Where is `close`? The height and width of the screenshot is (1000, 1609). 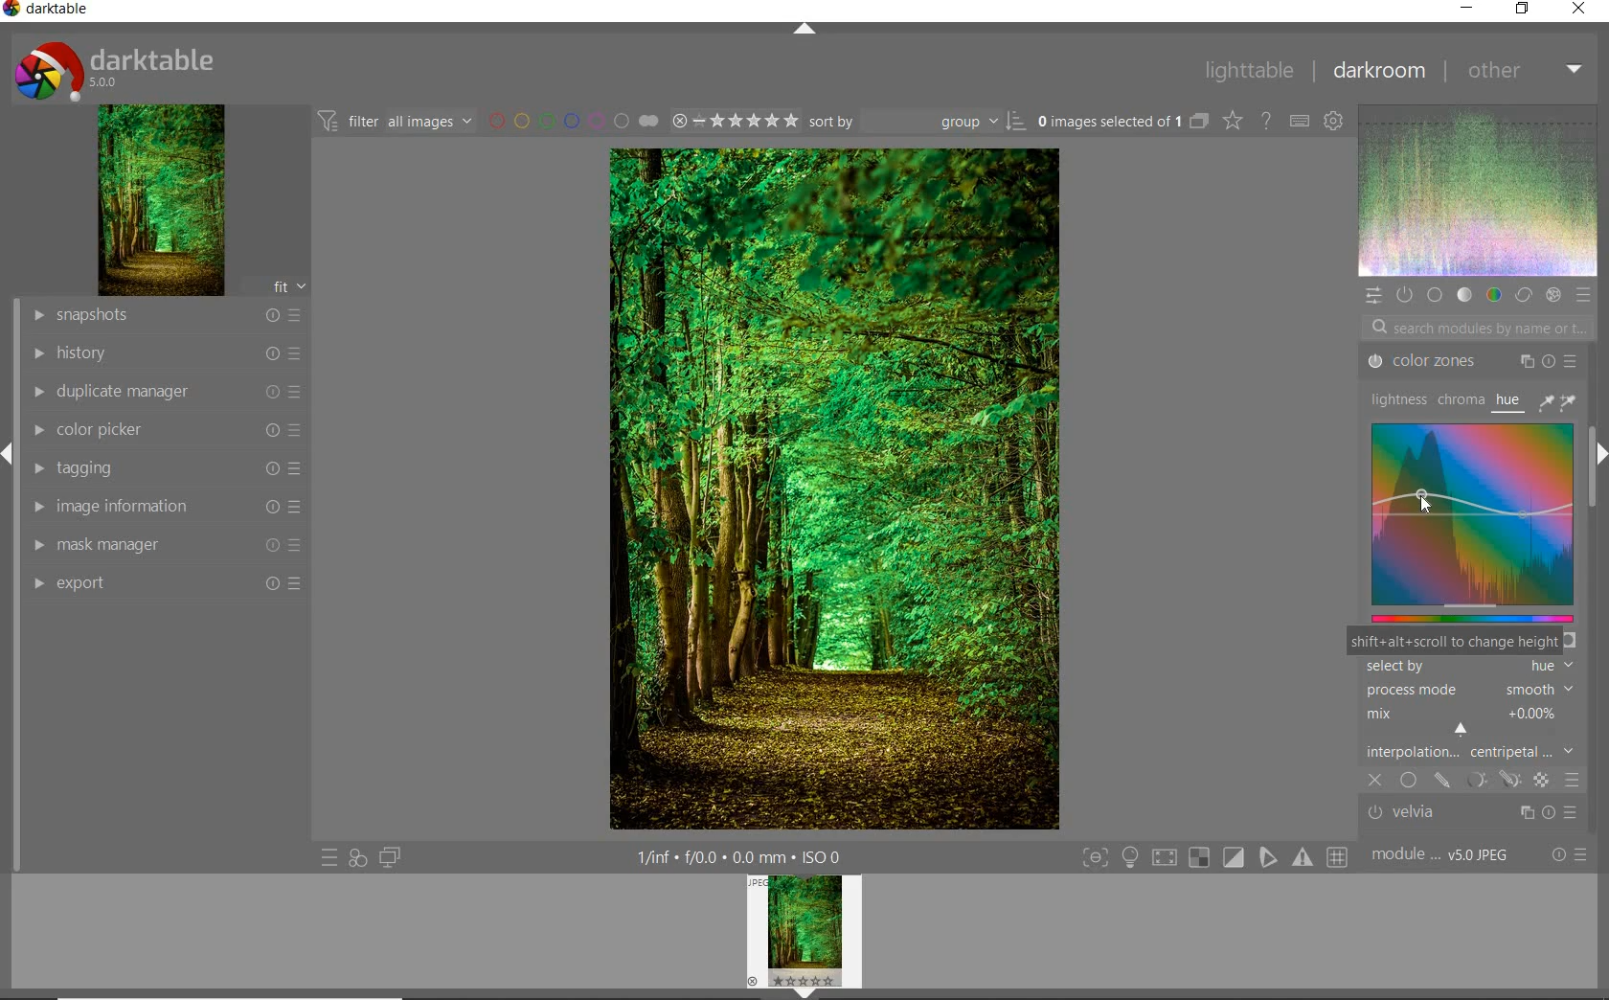
close is located at coordinates (1376, 781).